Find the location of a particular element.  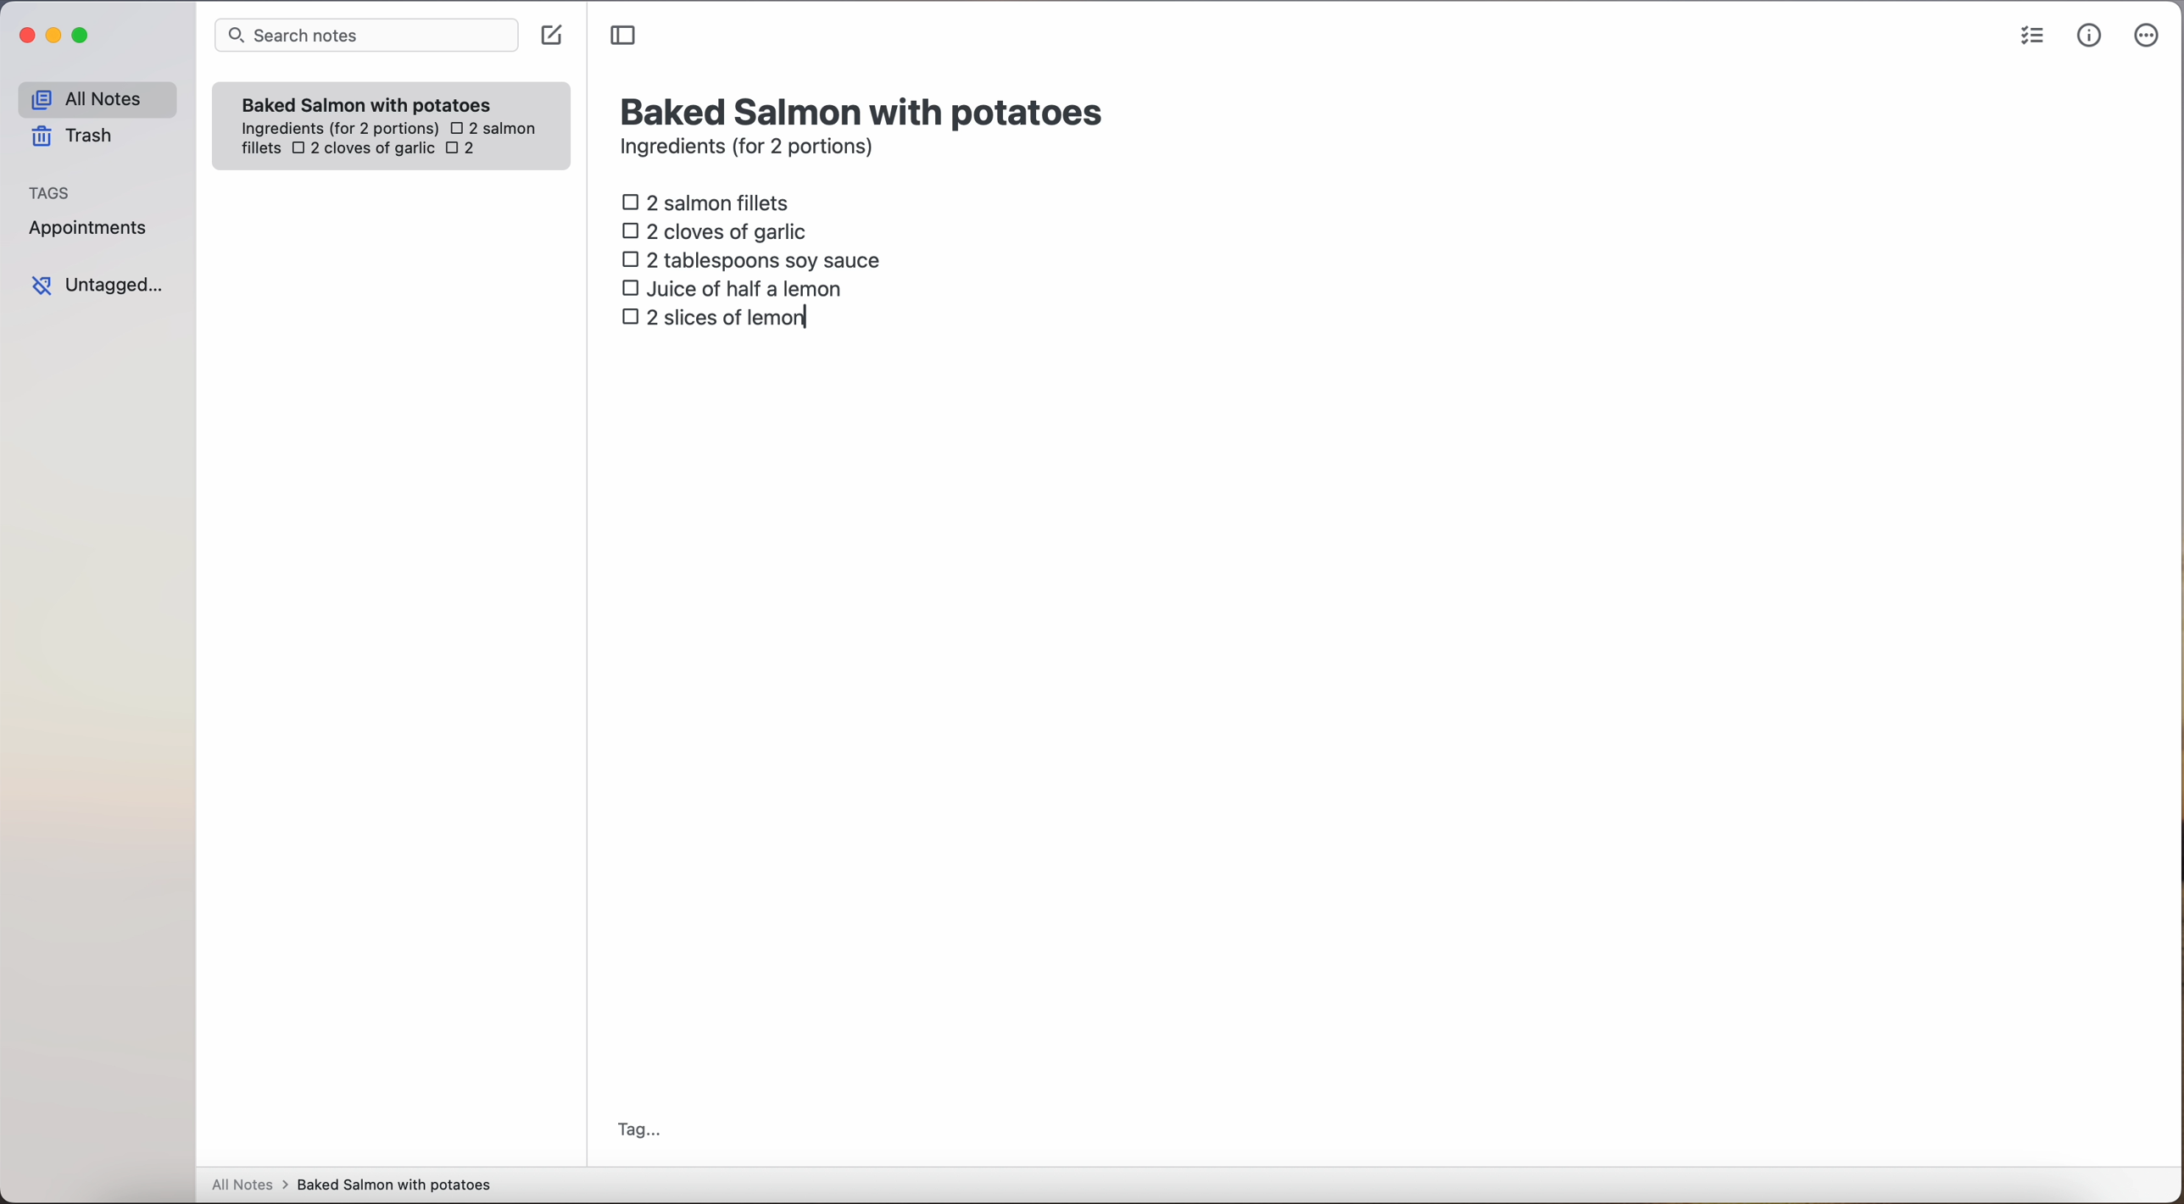

ingredients (for 2 portions) is located at coordinates (752, 149).